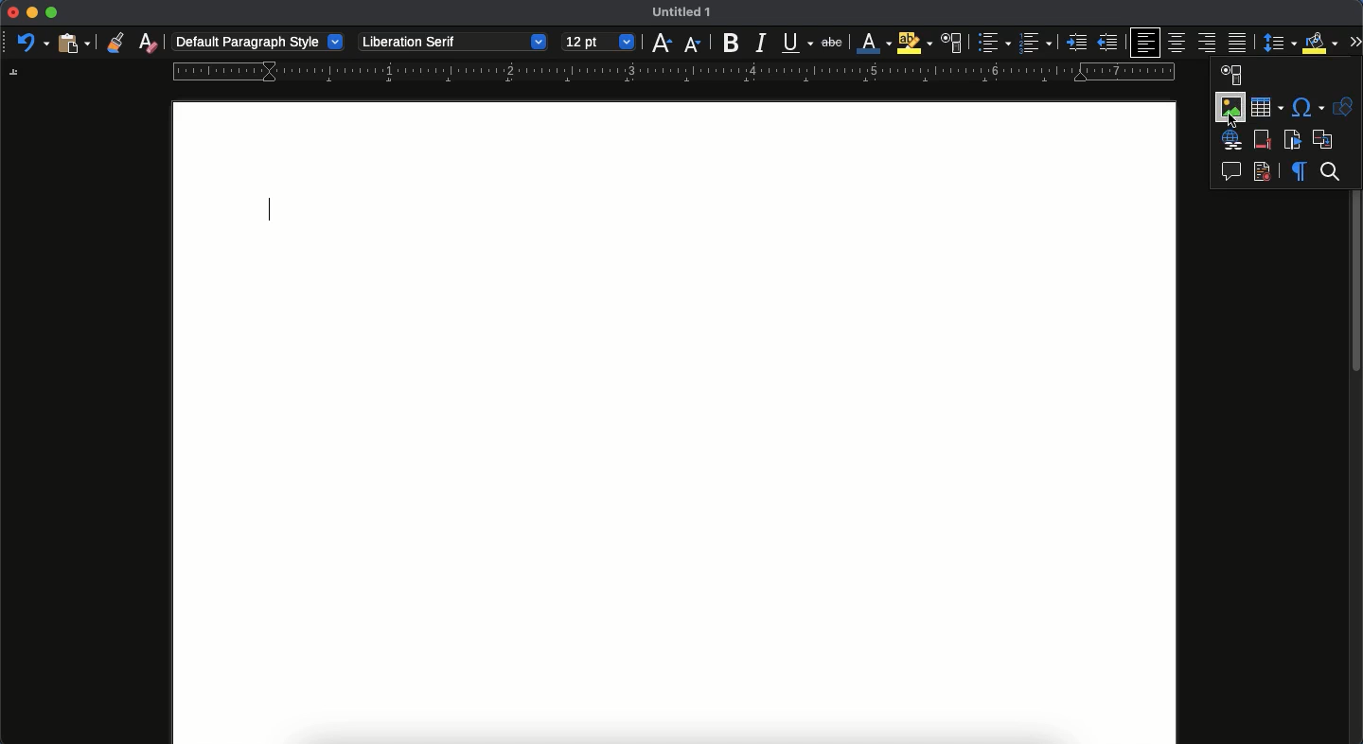 Image resolution: width=1363 pixels, height=744 pixels. What do you see at coordinates (796, 42) in the screenshot?
I see `underline` at bounding box center [796, 42].